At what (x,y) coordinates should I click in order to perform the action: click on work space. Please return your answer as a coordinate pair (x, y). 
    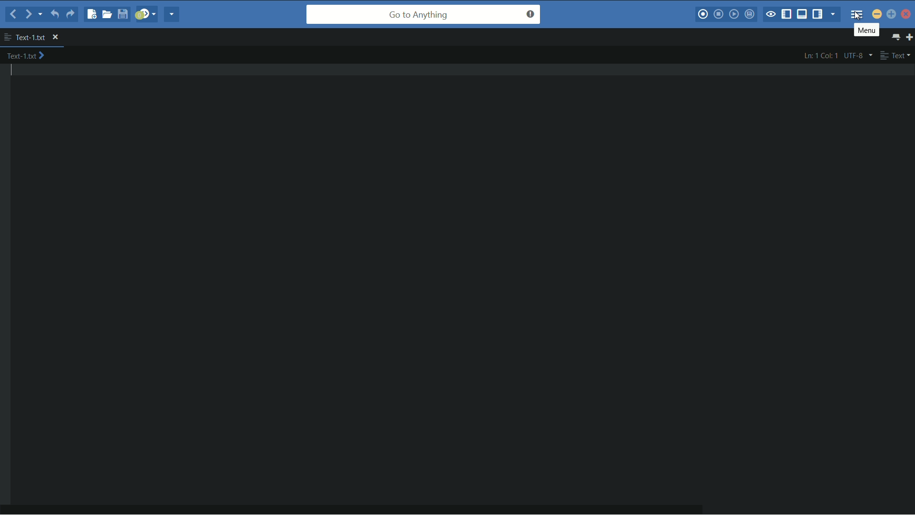
    Looking at the image, I should click on (465, 276).